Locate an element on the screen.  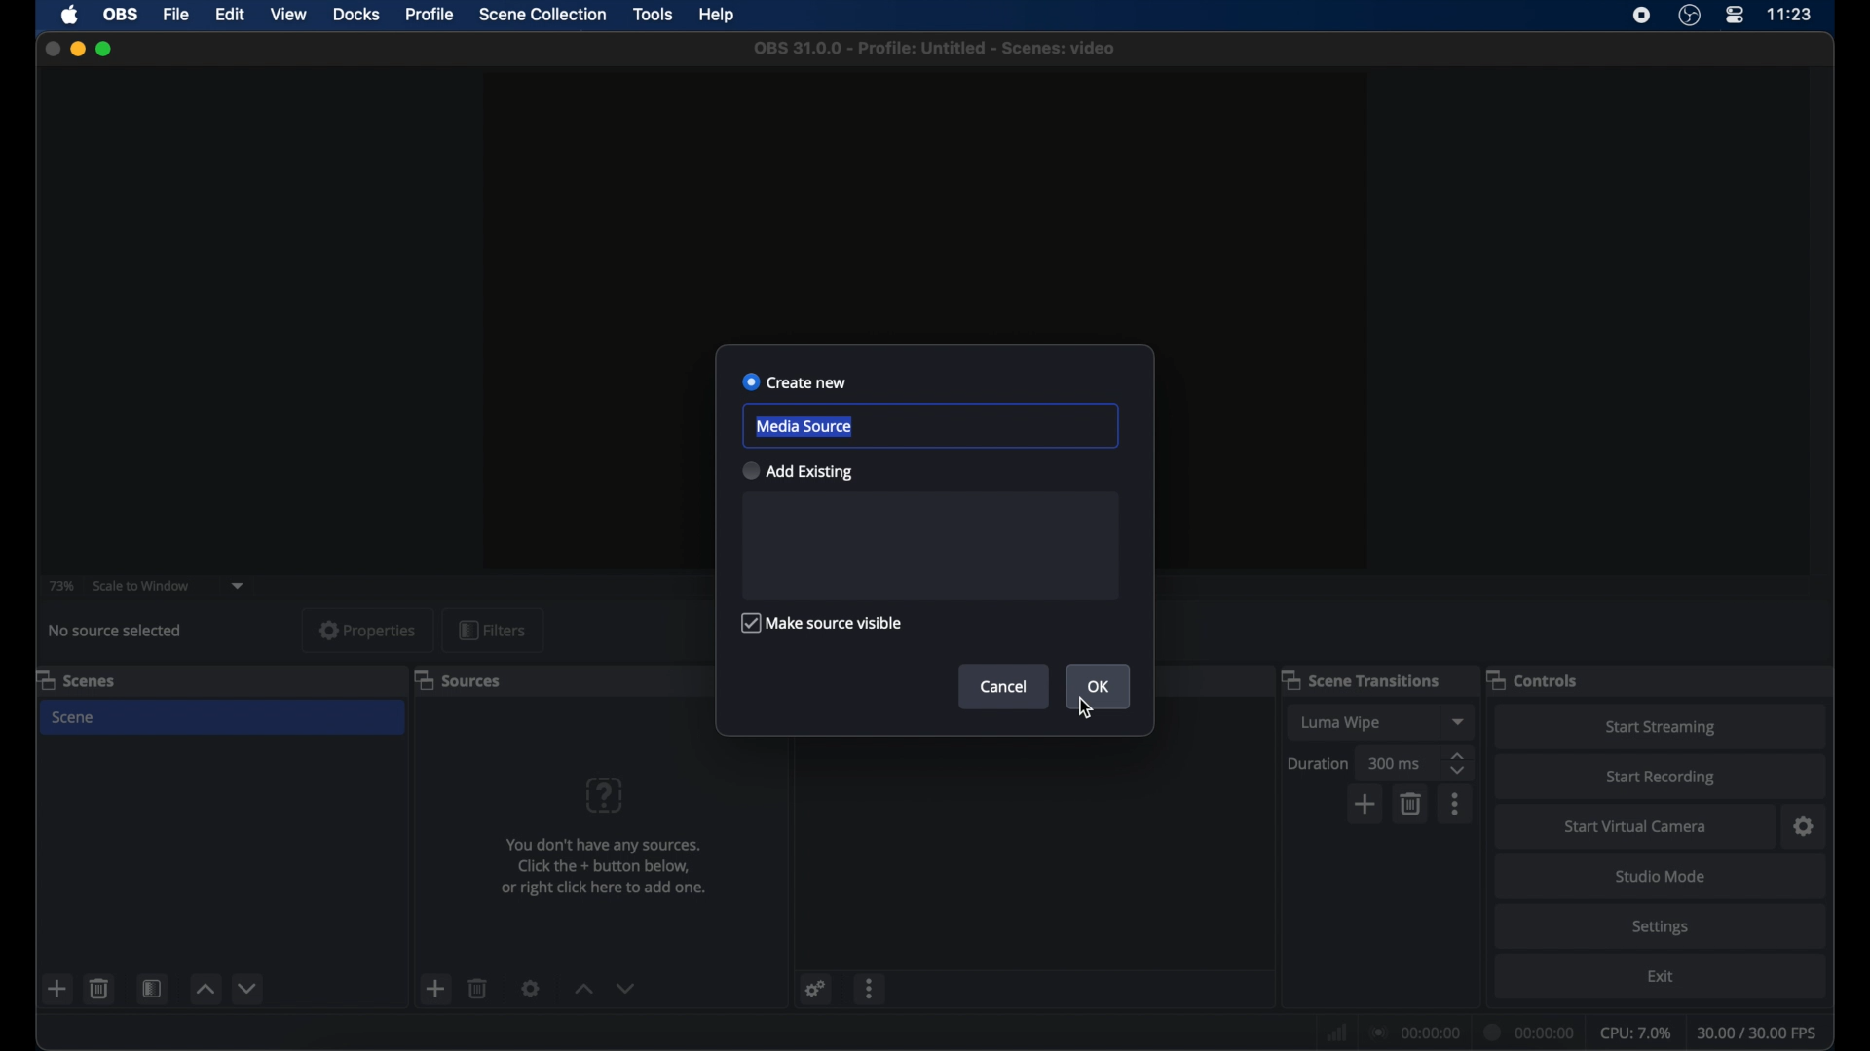
file name is located at coordinates (936, 49).